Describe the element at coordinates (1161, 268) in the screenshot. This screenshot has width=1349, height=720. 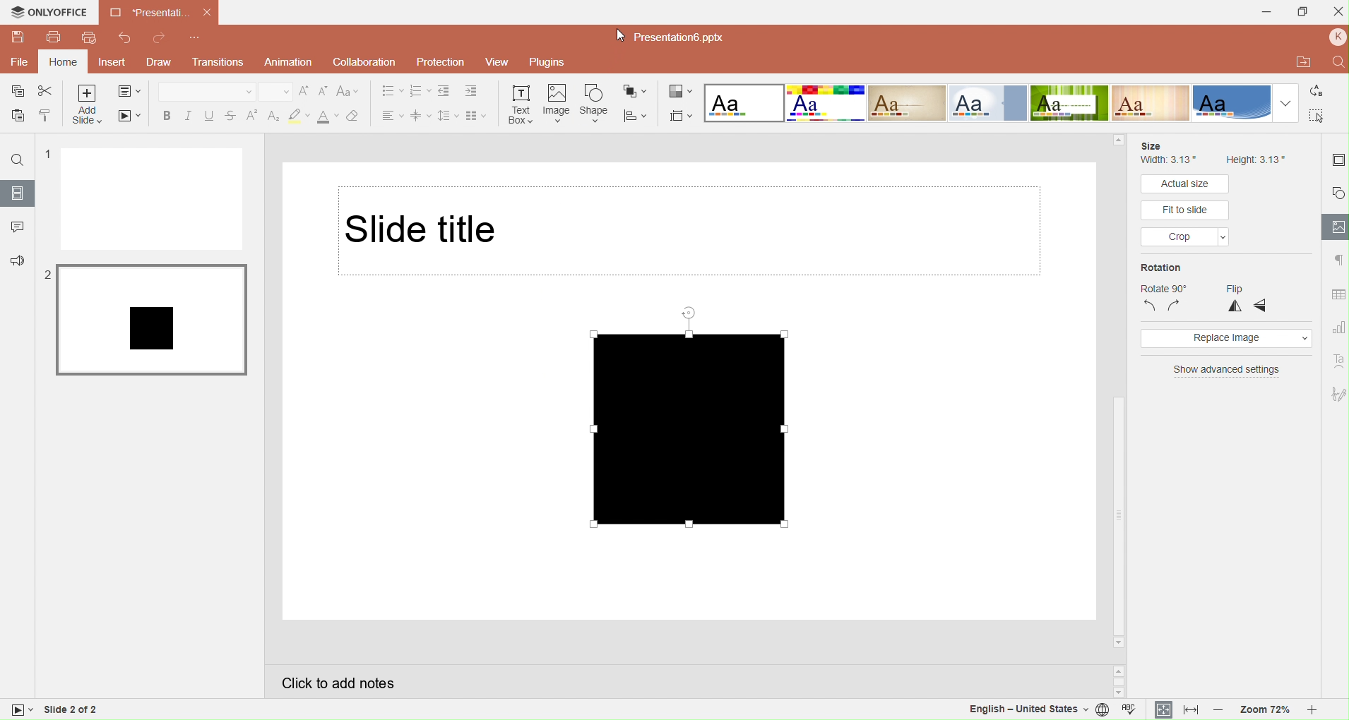
I see `rotation` at that location.